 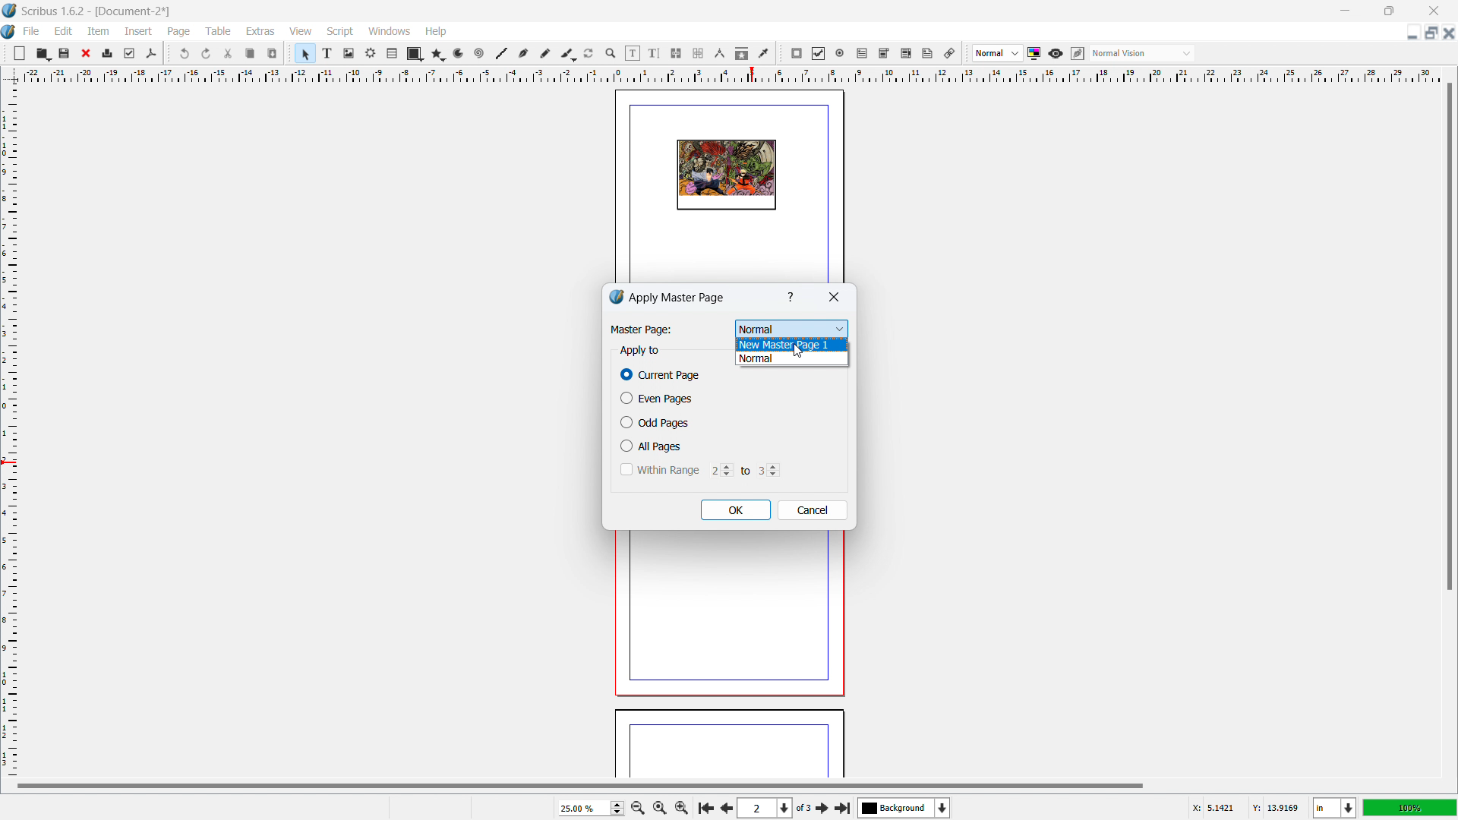 What do you see at coordinates (792, 298) in the screenshot?
I see `help` at bounding box center [792, 298].